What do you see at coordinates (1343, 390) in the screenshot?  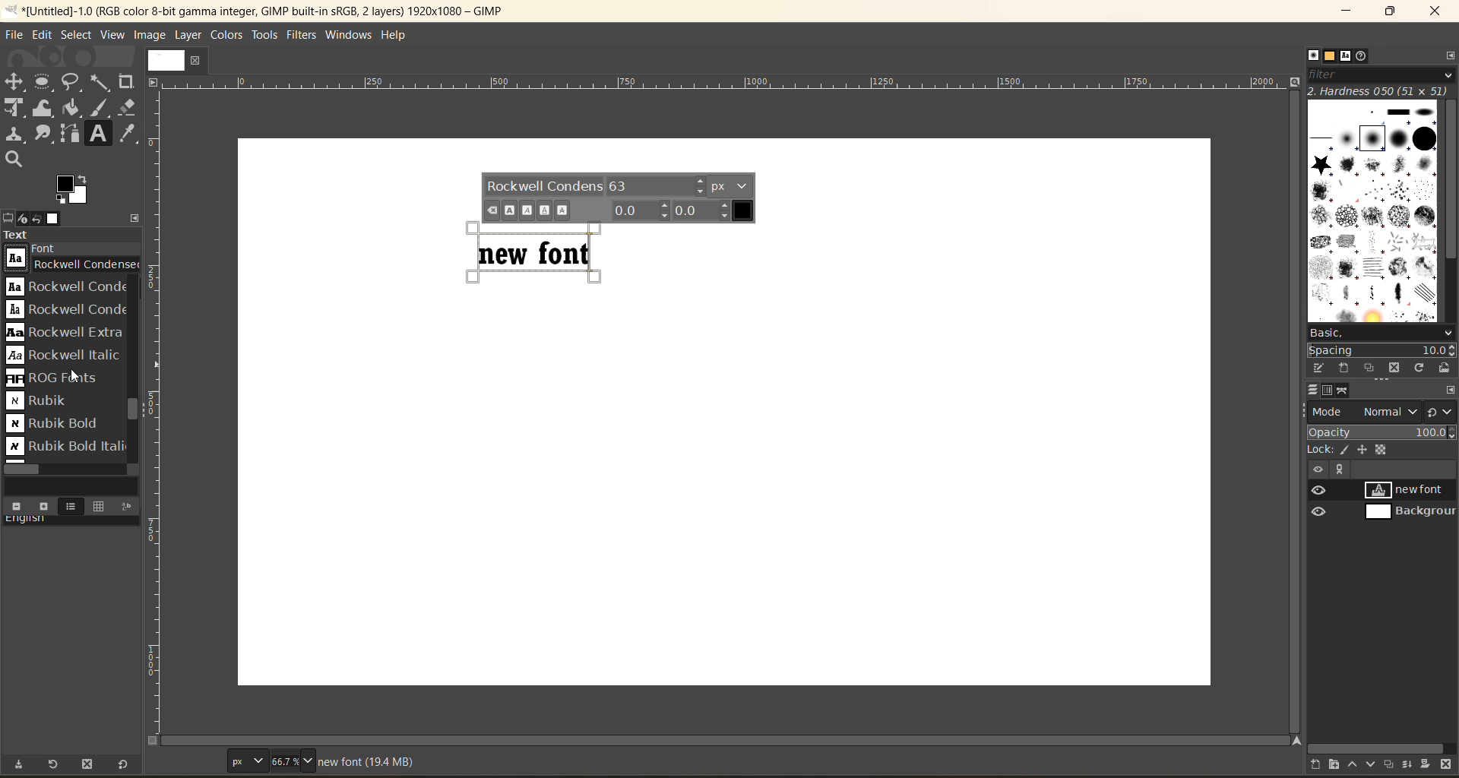 I see `paths` at bounding box center [1343, 390].